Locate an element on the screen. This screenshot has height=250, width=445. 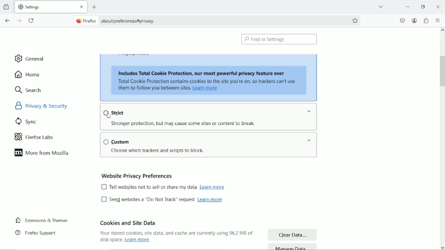
minimize is located at coordinates (408, 6).